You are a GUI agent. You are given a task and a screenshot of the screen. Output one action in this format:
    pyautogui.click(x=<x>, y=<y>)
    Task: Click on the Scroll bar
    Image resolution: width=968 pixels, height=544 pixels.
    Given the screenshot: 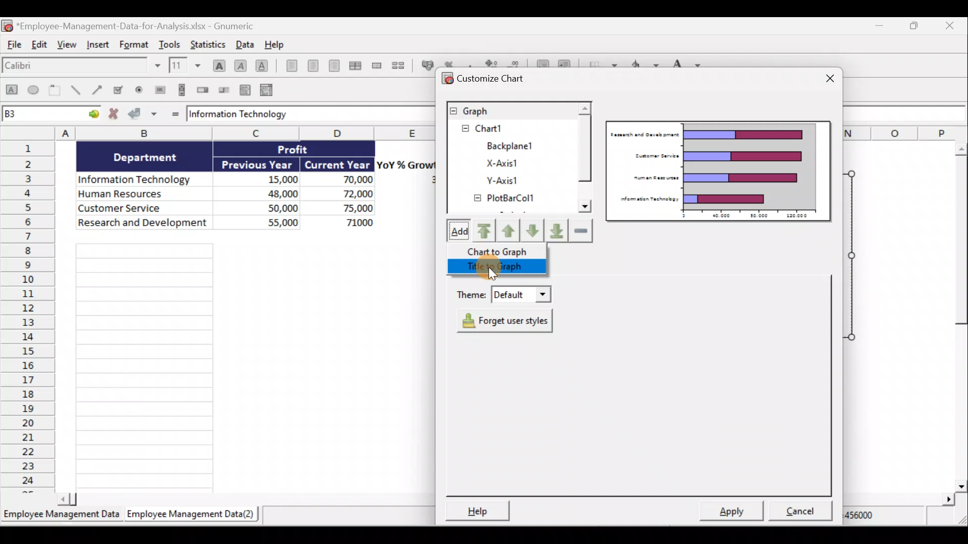 What is the action you would take?
    pyautogui.click(x=956, y=314)
    